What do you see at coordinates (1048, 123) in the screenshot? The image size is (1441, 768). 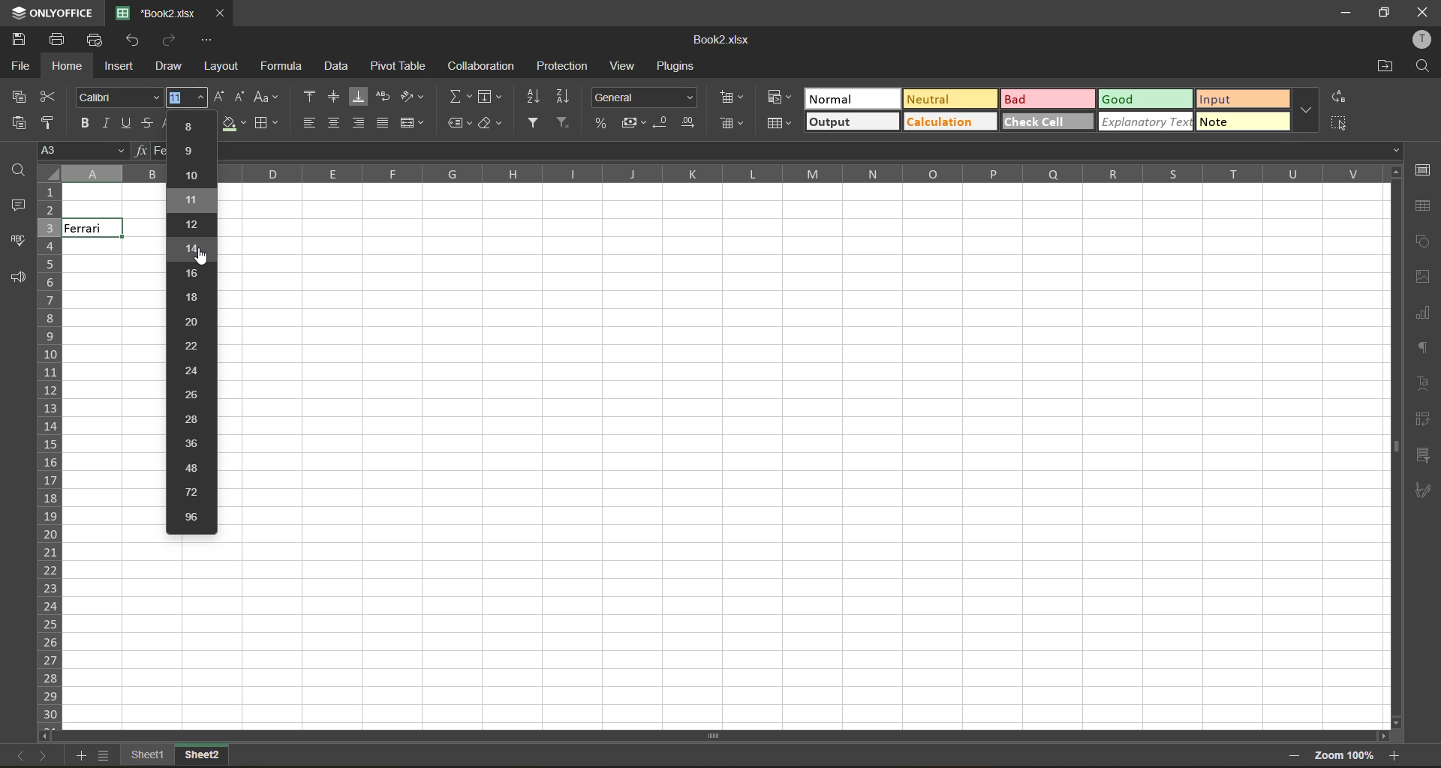 I see `check cell` at bounding box center [1048, 123].